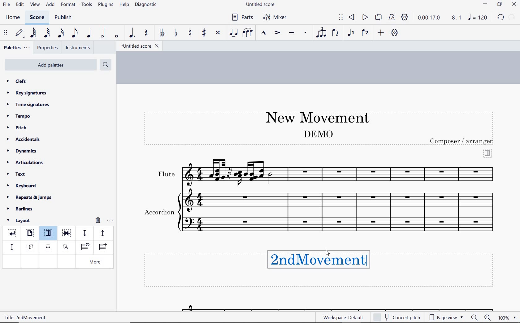  Describe the element at coordinates (87, 5) in the screenshot. I see `tools` at that location.